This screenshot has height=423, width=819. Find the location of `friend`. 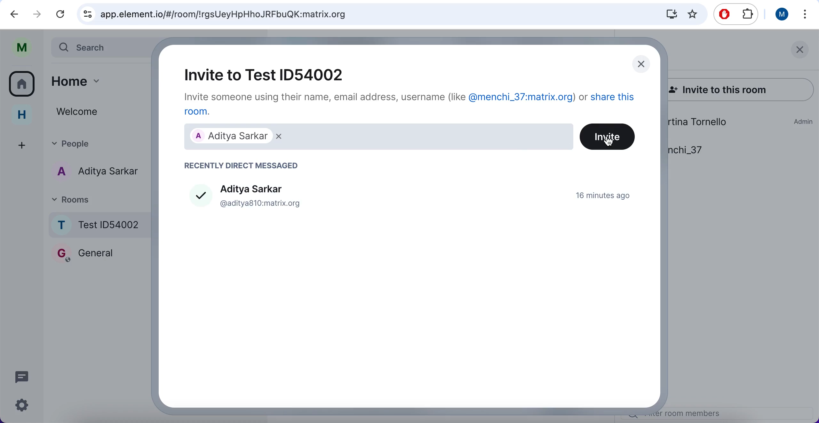

friend is located at coordinates (245, 137).